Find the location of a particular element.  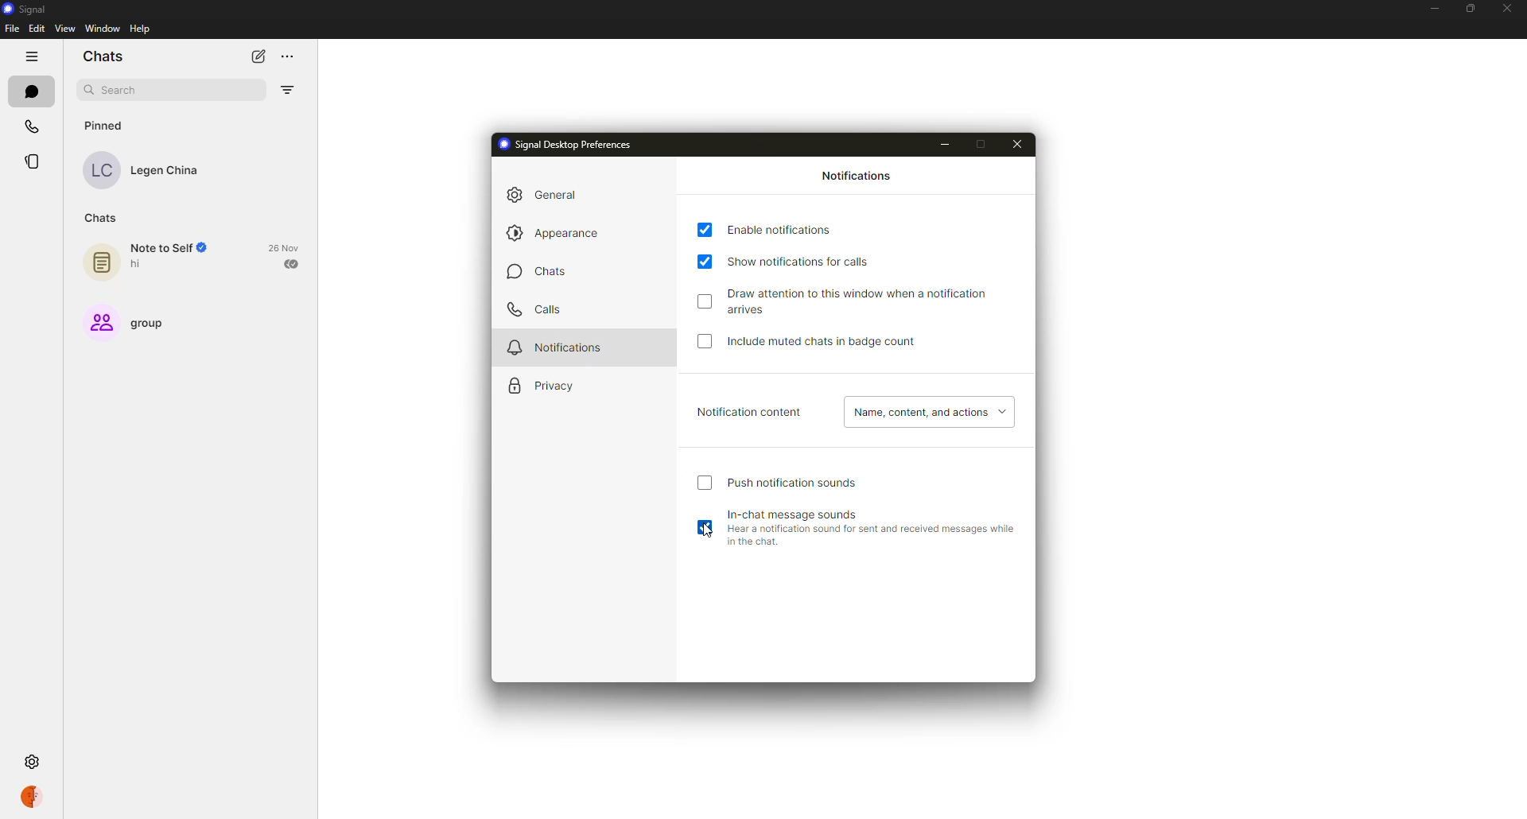

include muted chats in badge count is located at coordinates (822, 342).